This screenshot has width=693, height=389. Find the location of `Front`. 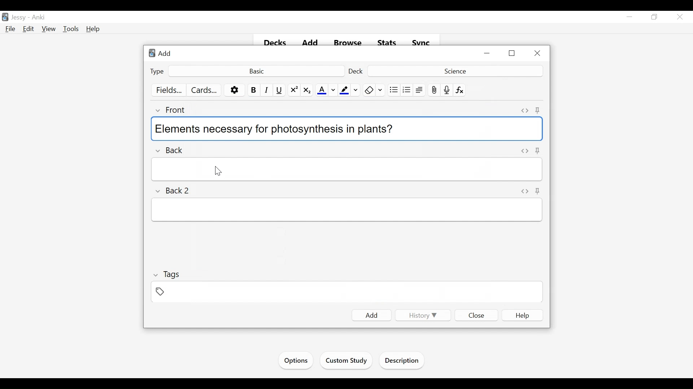

Front is located at coordinates (175, 110).